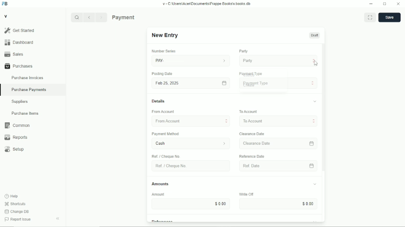 This screenshot has height=227, width=405. I want to click on cursor, so click(316, 64).